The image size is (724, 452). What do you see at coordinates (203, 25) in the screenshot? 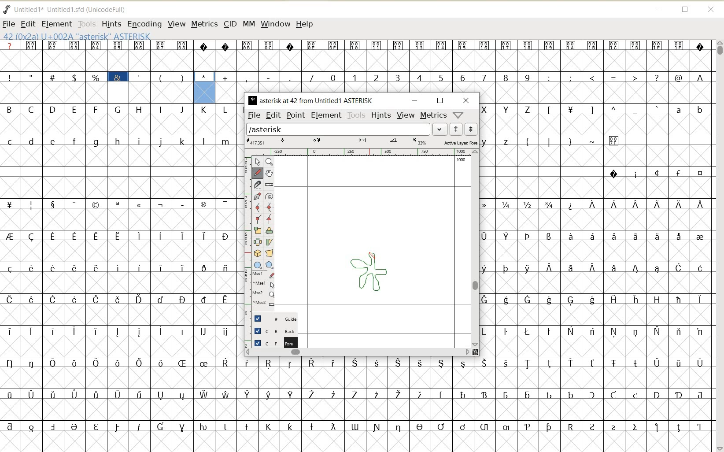
I see `METRICS` at bounding box center [203, 25].